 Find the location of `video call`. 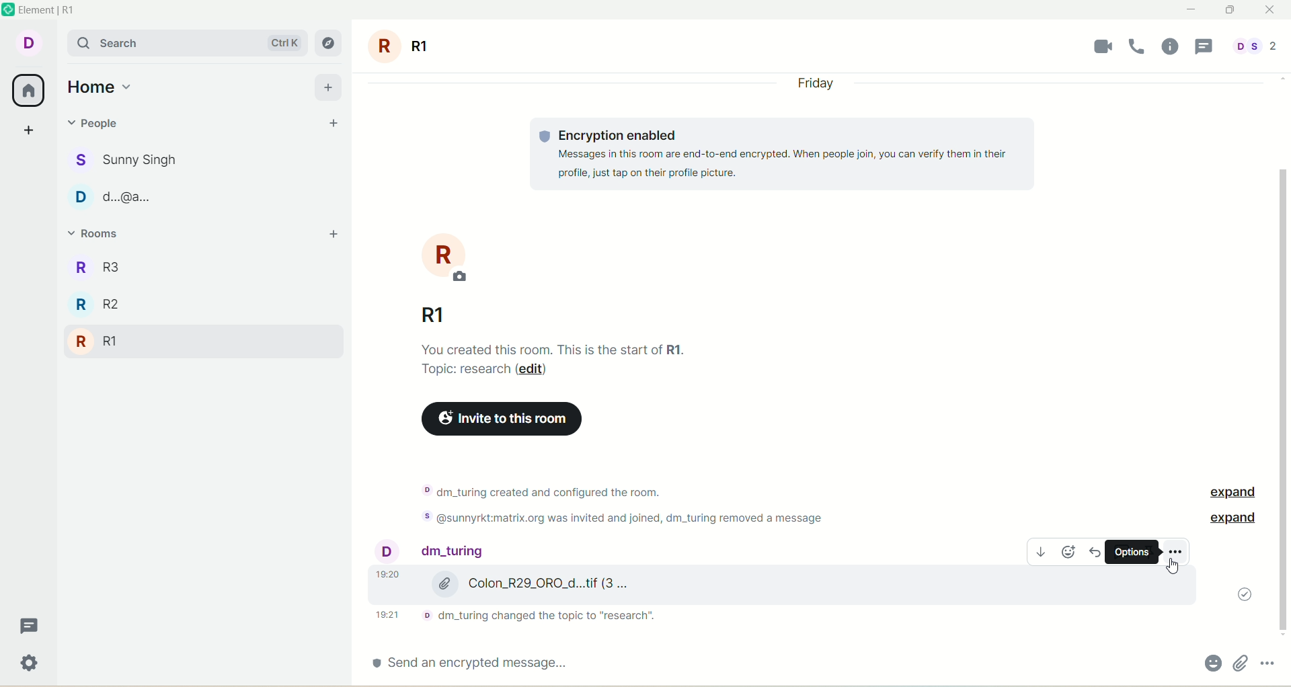

video call is located at coordinates (1099, 46).